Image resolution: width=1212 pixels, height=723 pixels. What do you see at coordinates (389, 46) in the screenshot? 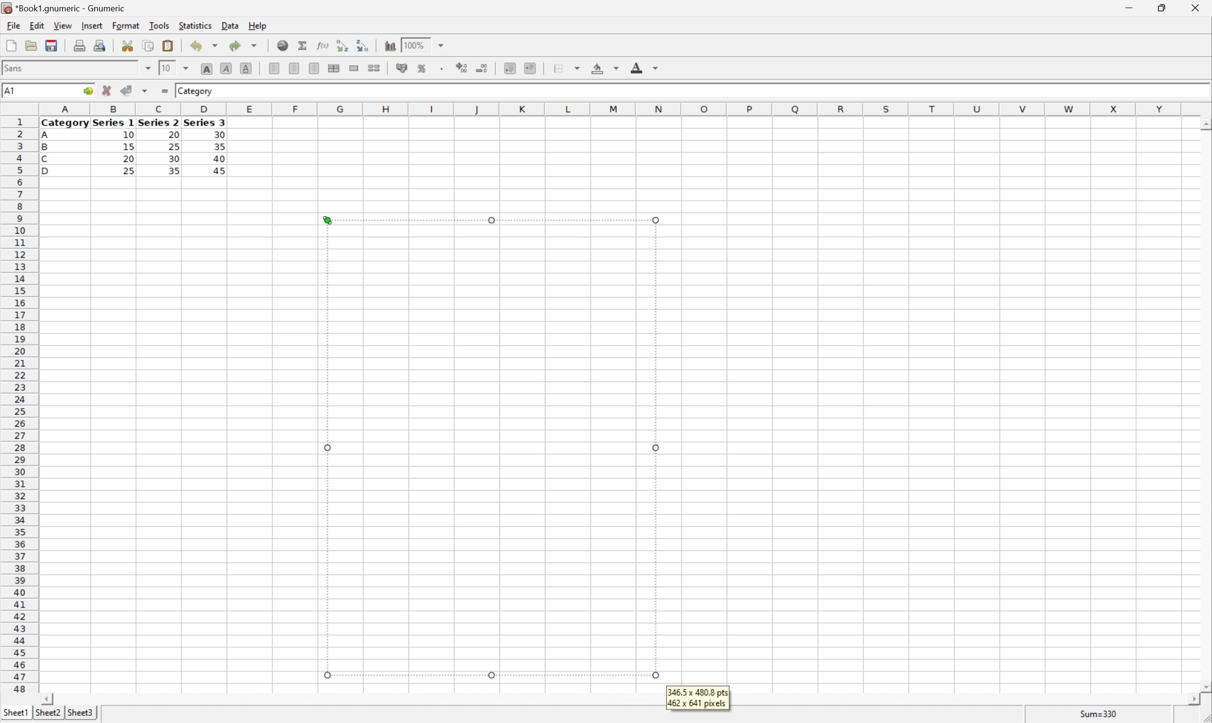
I see `Insert a chart` at bounding box center [389, 46].